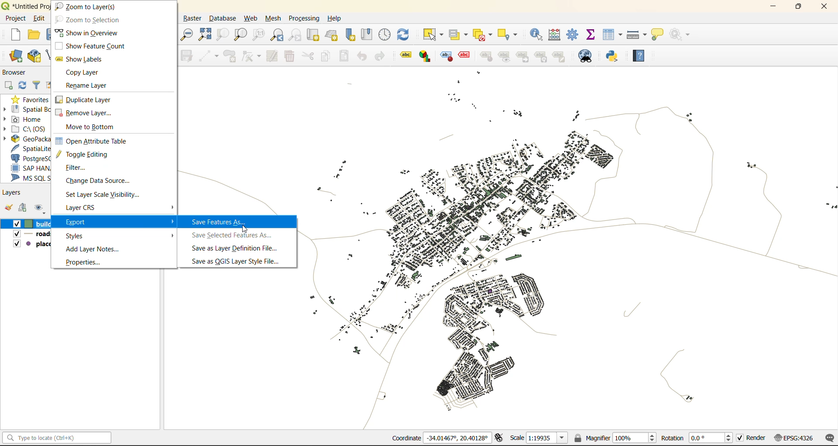 This screenshot has width=838, height=446. Describe the element at coordinates (83, 61) in the screenshot. I see `show labels` at that location.